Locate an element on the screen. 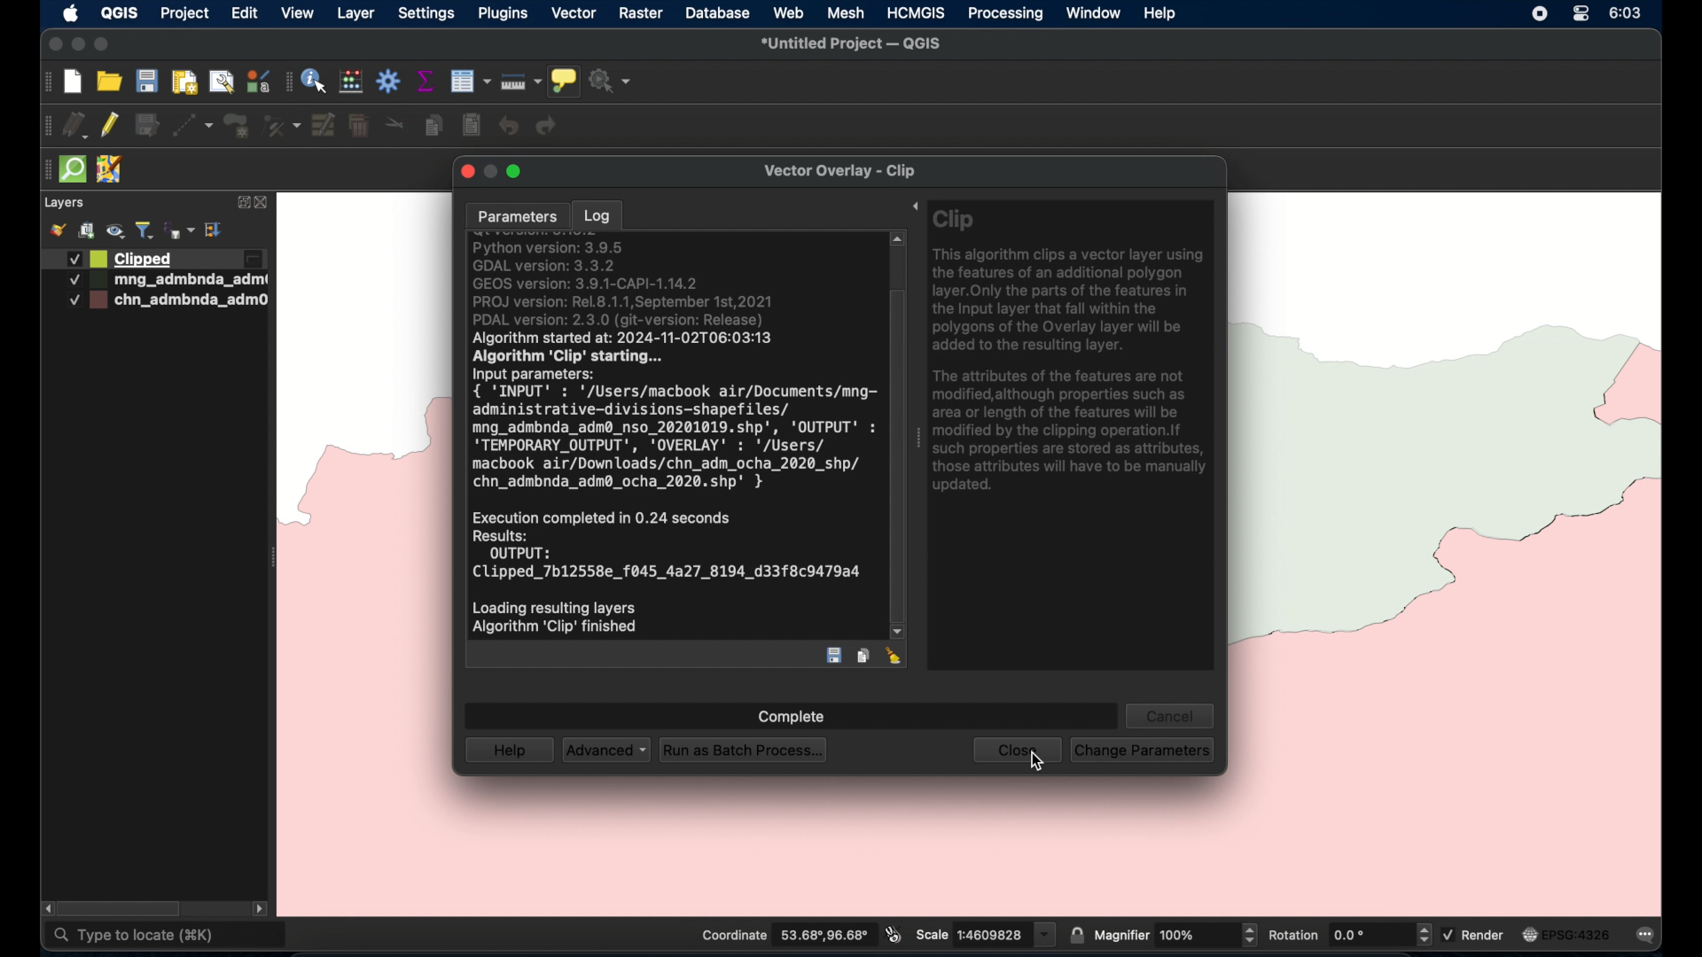 The image size is (1702, 957). raster is located at coordinates (639, 14).